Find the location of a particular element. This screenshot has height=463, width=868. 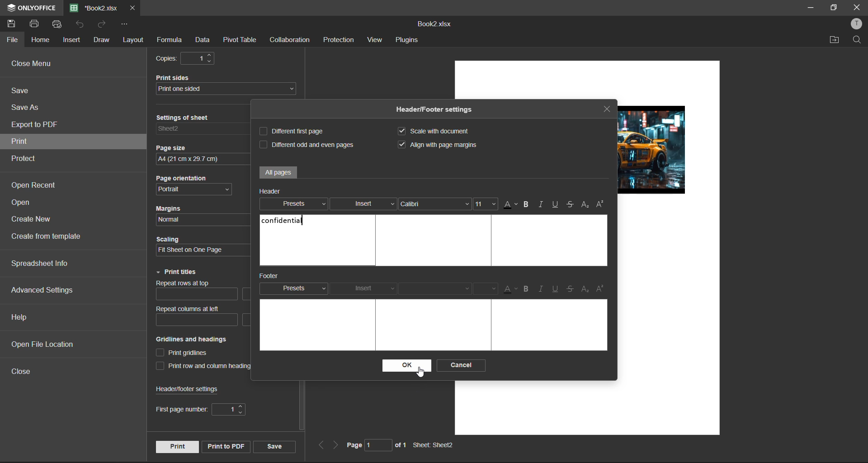

find is located at coordinates (859, 40).